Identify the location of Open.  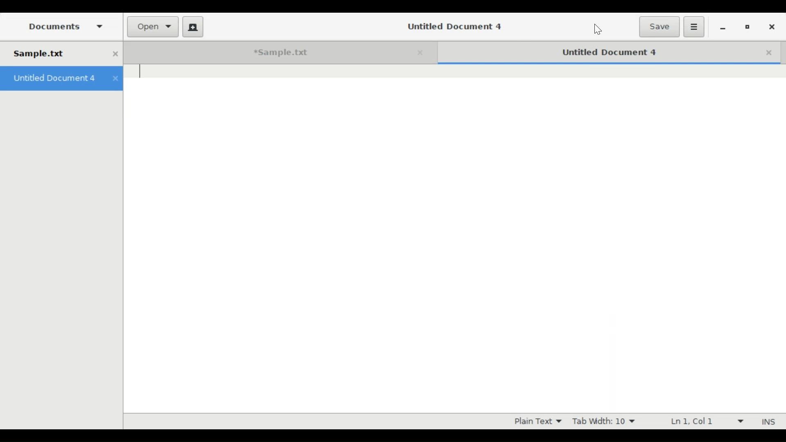
(153, 27).